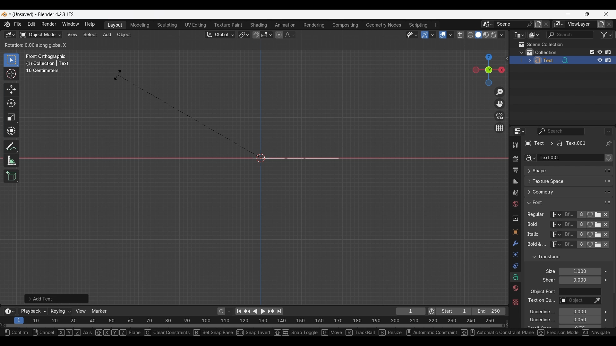 This screenshot has width=616, height=346. Describe the element at coordinates (383, 25) in the screenshot. I see `Geometry nodes workspace` at that location.